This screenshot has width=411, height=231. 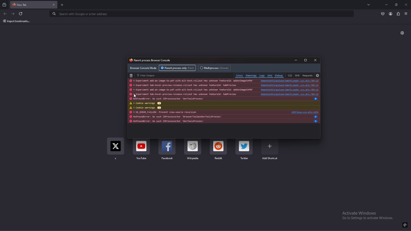 I want to click on filter output, so click(x=147, y=75).